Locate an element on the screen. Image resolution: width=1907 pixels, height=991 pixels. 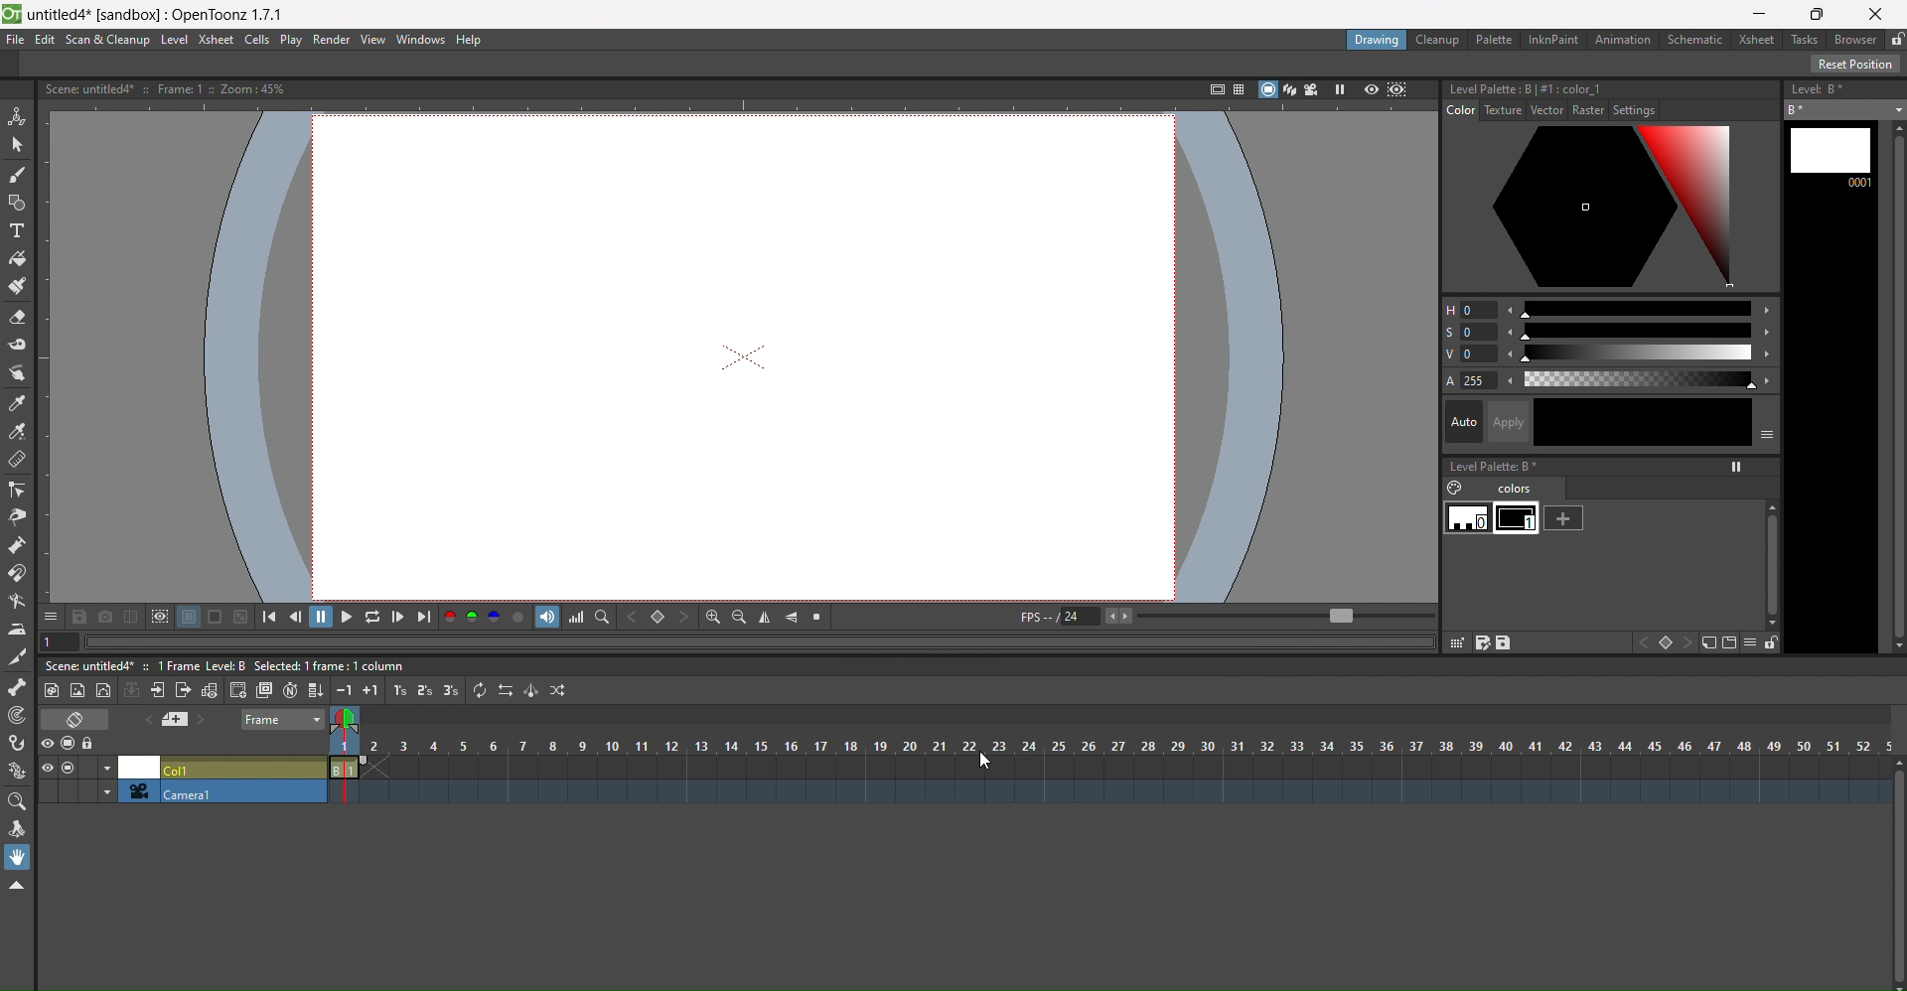
0 is located at coordinates (1475, 332).